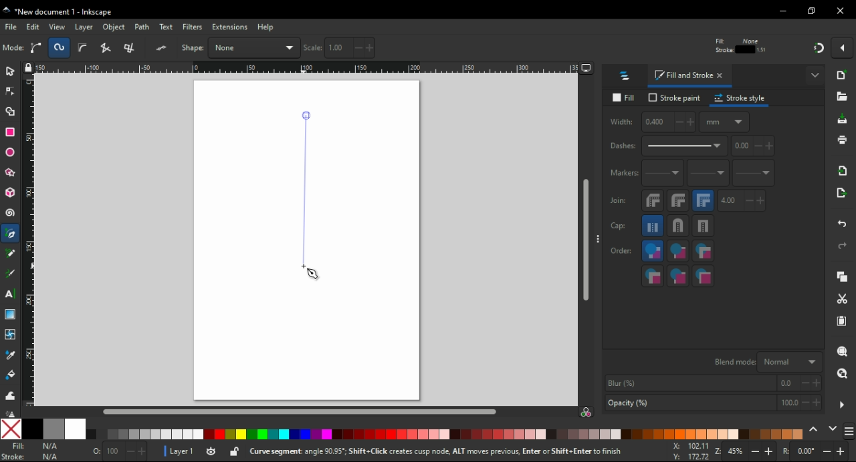  Describe the element at coordinates (843, 75) in the screenshot. I see `new` at that location.